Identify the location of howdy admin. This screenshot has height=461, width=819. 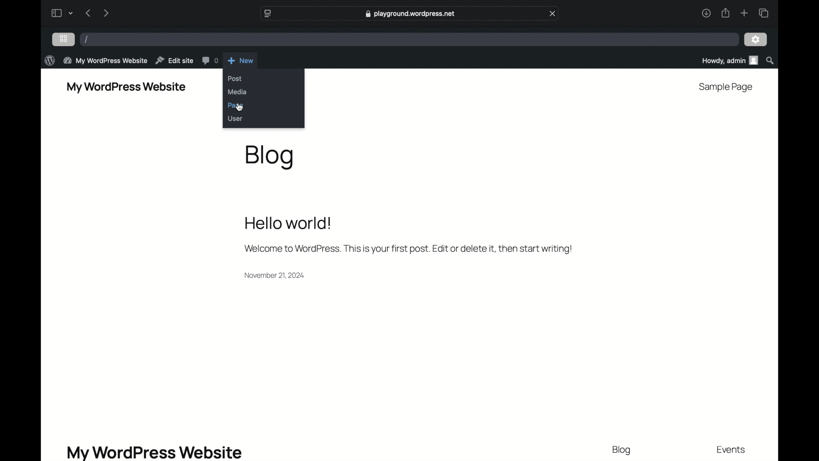
(729, 60).